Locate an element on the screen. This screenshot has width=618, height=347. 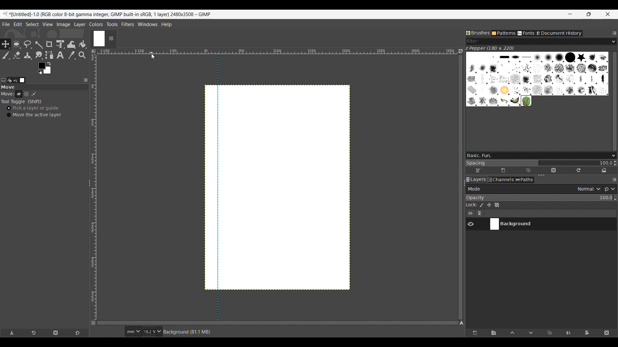
Brush filter options is located at coordinates (613, 42).